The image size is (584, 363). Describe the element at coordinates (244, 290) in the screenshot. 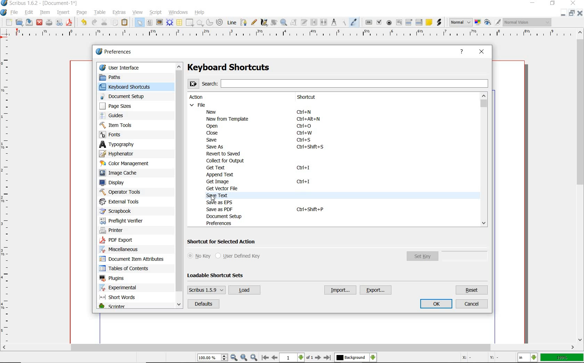

I see `load` at that location.